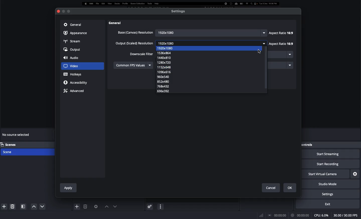  What do you see at coordinates (114, 206) in the screenshot?
I see `Move down` at bounding box center [114, 206].